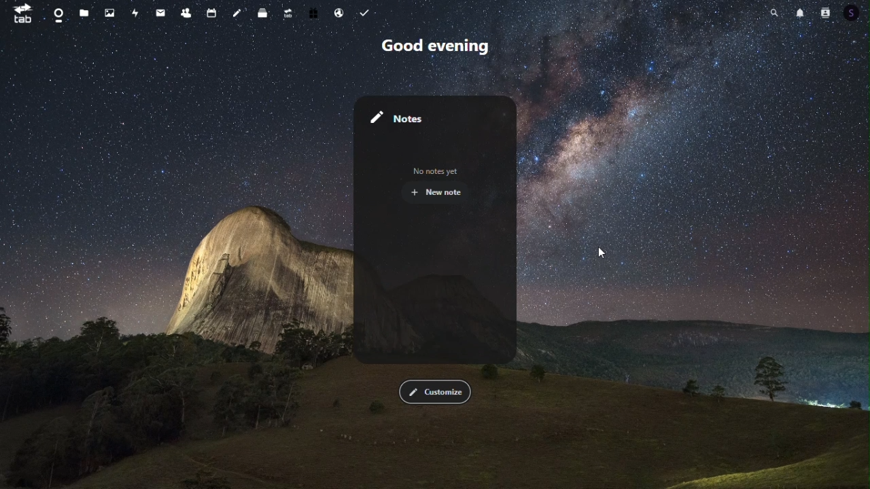 Image resolution: width=870 pixels, height=489 pixels. I want to click on notes widget app enabled, so click(438, 232).